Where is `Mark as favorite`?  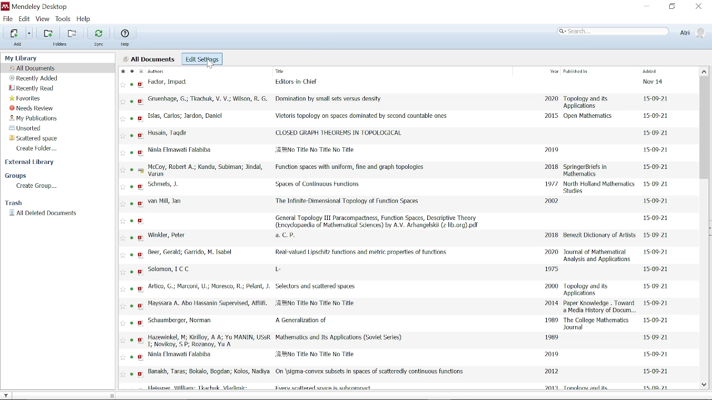
Mark as favorite is located at coordinates (122, 72).